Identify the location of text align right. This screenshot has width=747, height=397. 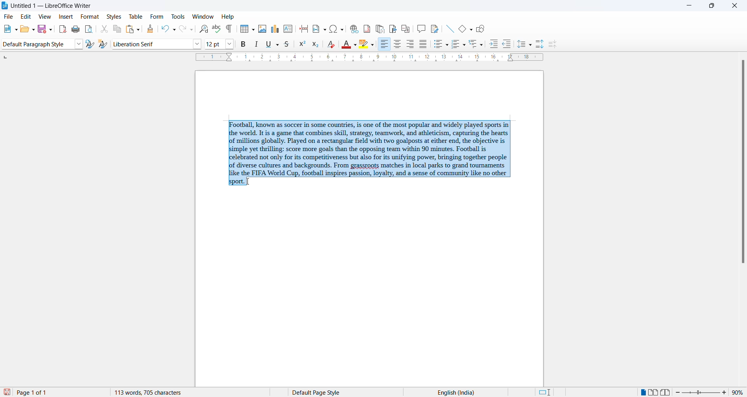
(384, 44).